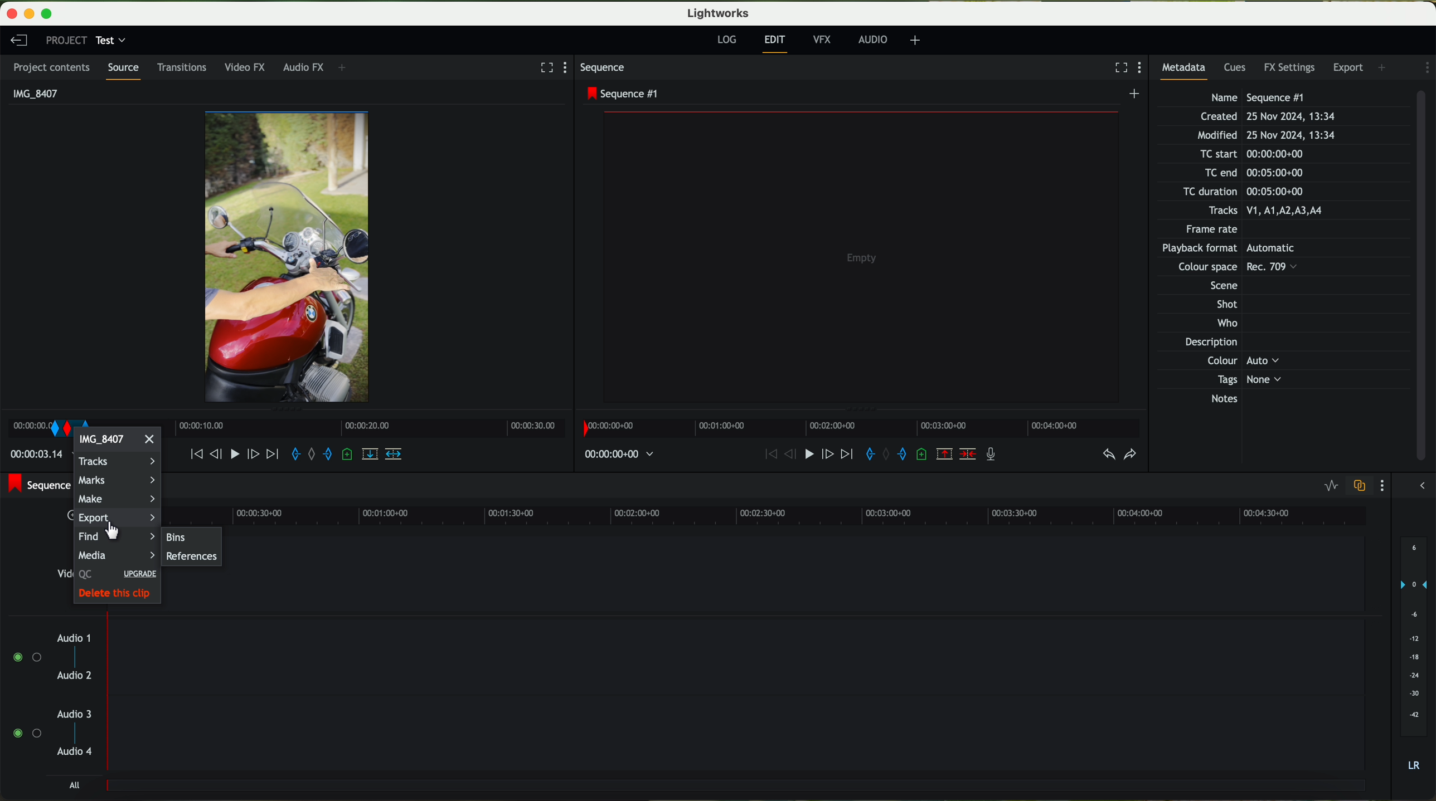  Describe the element at coordinates (289, 257) in the screenshot. I see `video` at that location.